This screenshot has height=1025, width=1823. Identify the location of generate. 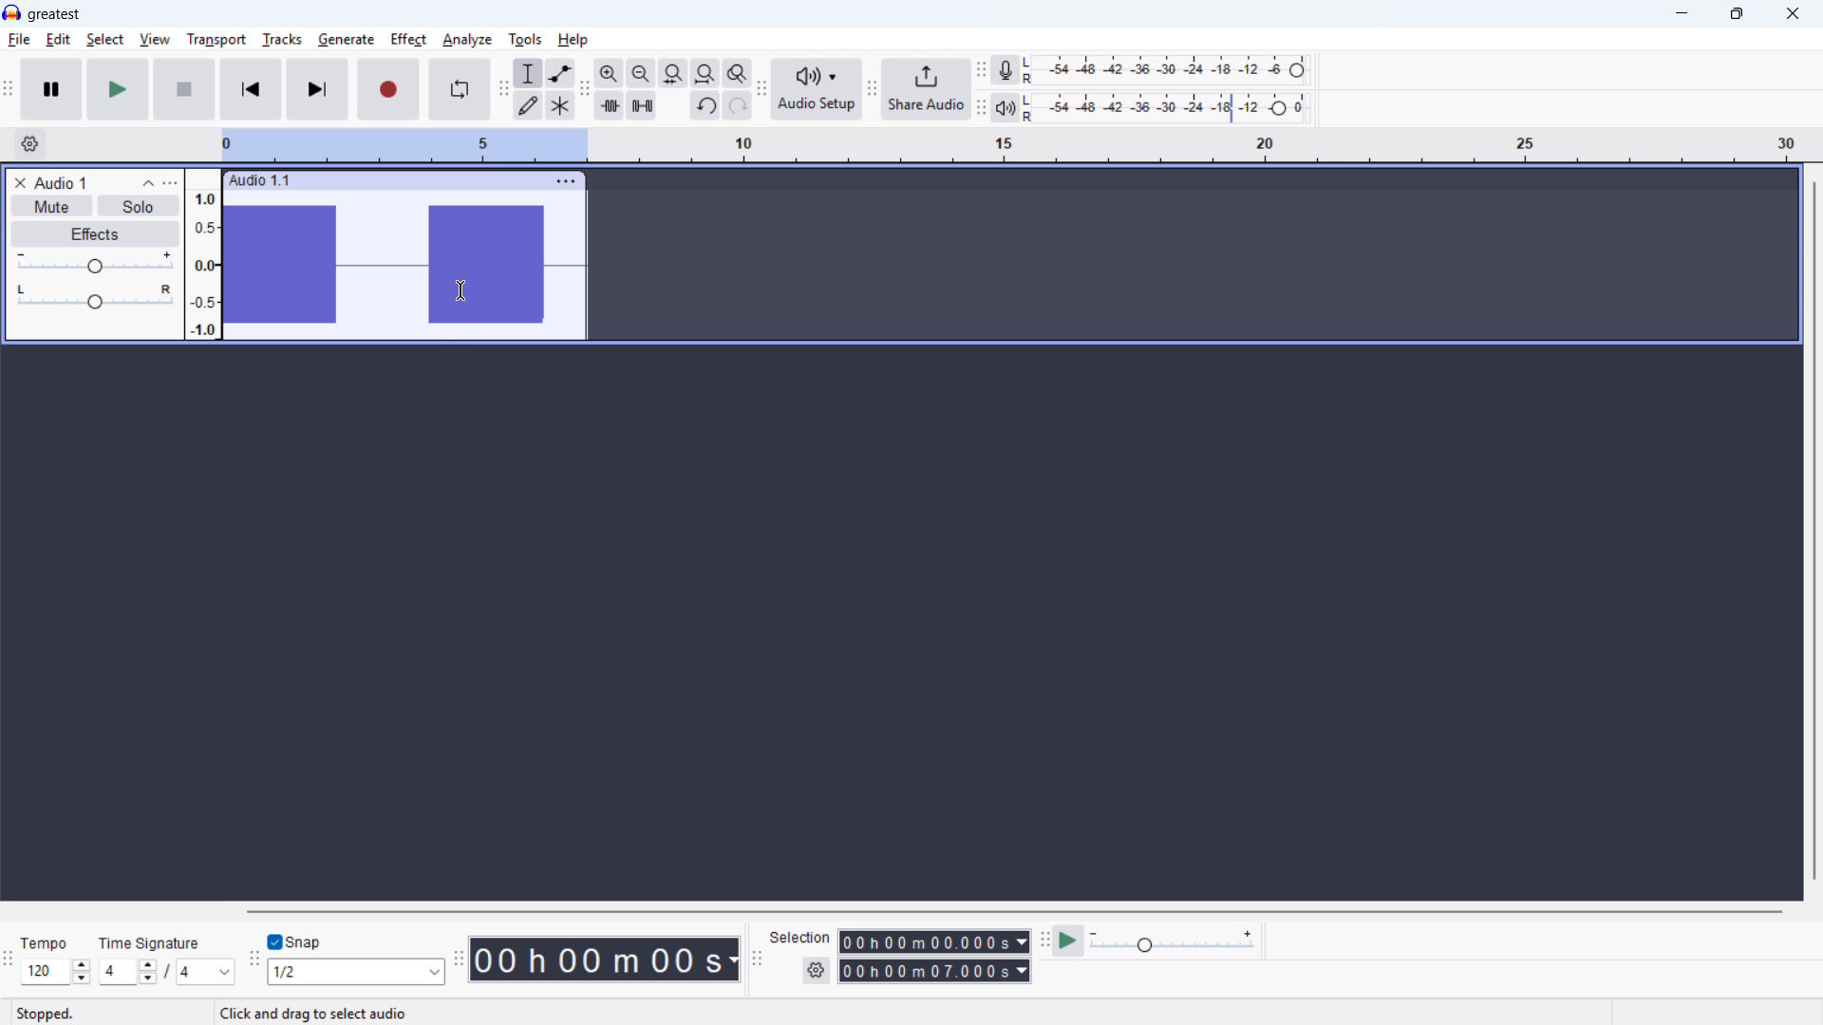
(347, 41).